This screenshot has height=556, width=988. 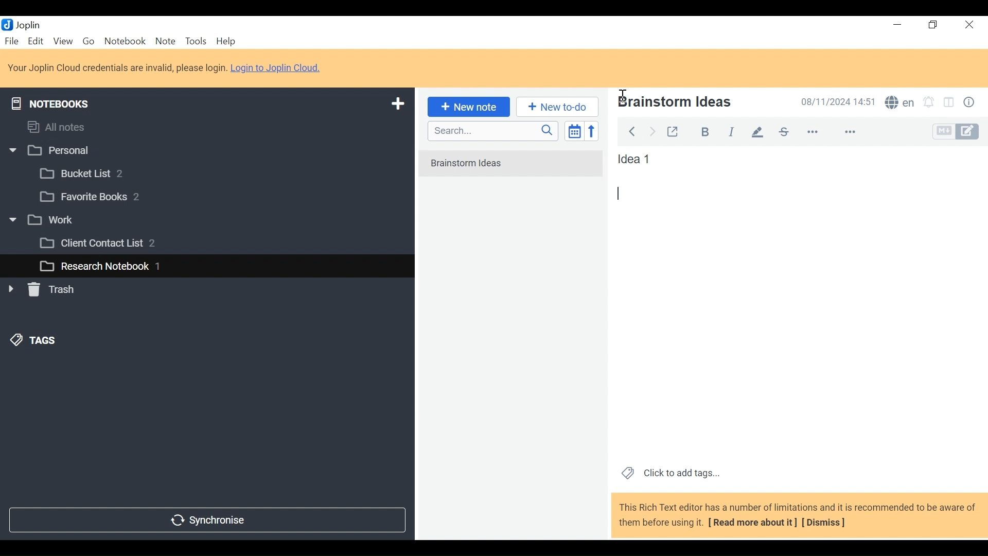 I want to click on note view, so click(x=636, y=159).